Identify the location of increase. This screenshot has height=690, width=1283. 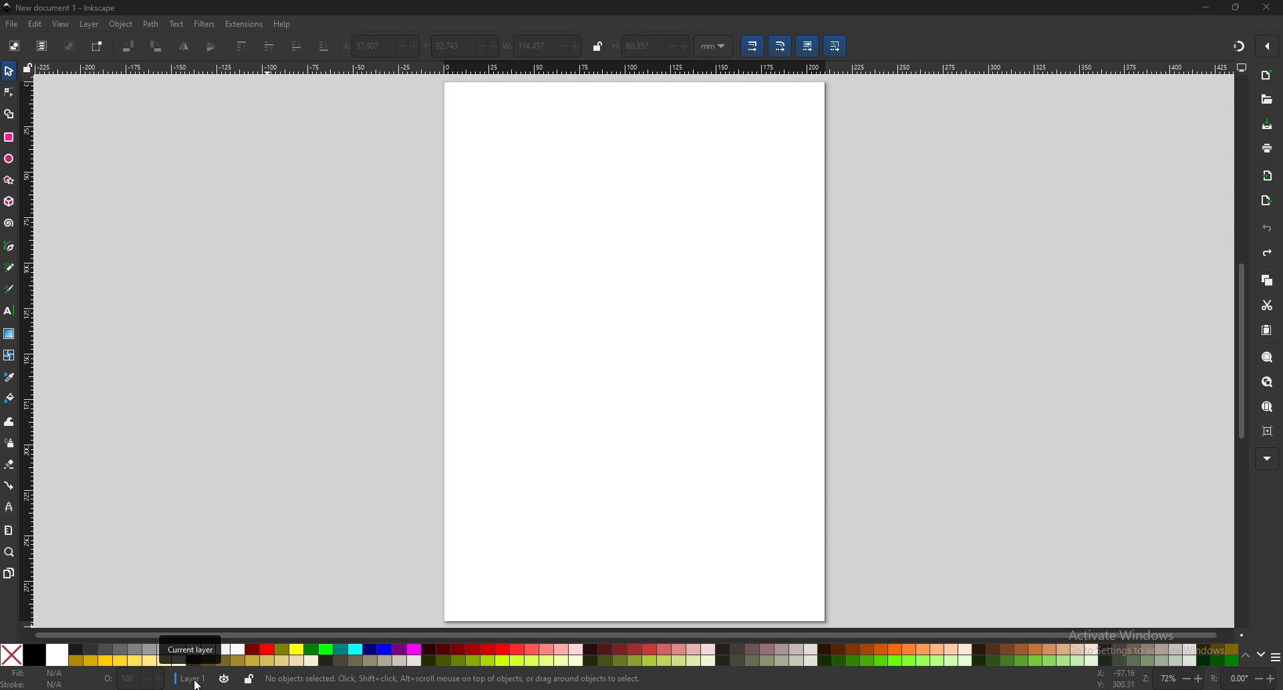
(684, 47).